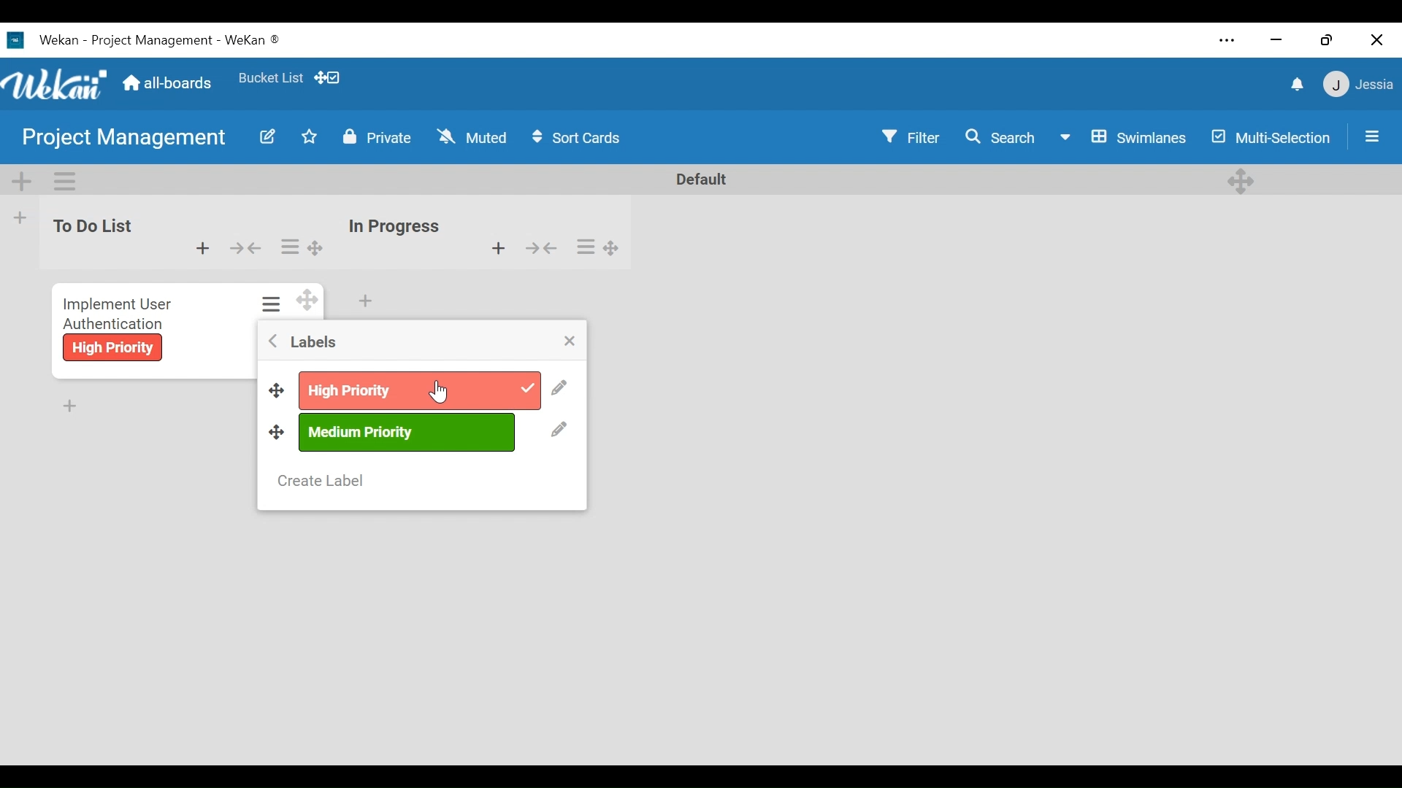 The image size is (1402, 788). I want to click on card actions, so click(272, 303).